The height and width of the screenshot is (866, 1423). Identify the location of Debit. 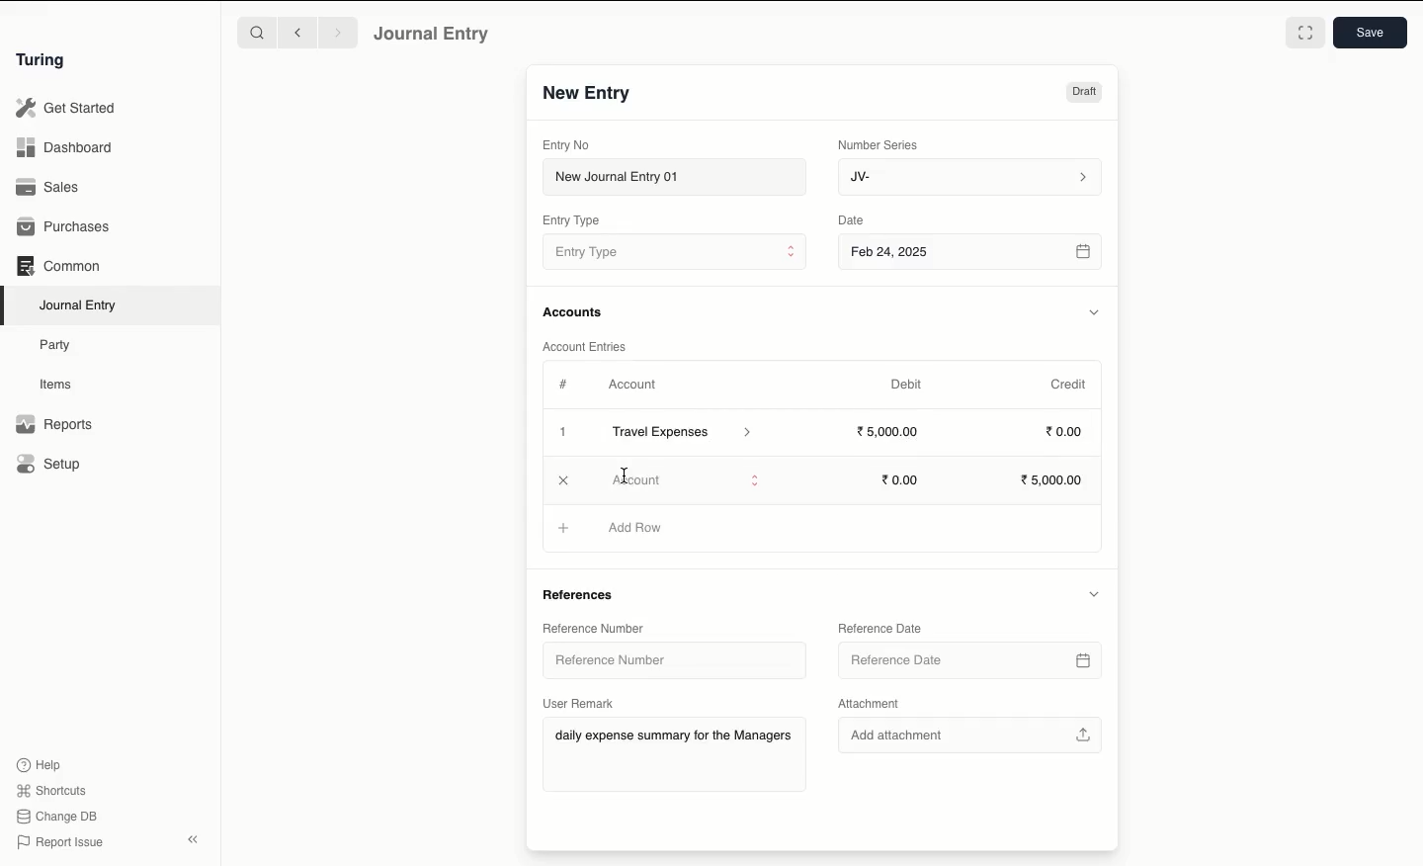
(906, 385).